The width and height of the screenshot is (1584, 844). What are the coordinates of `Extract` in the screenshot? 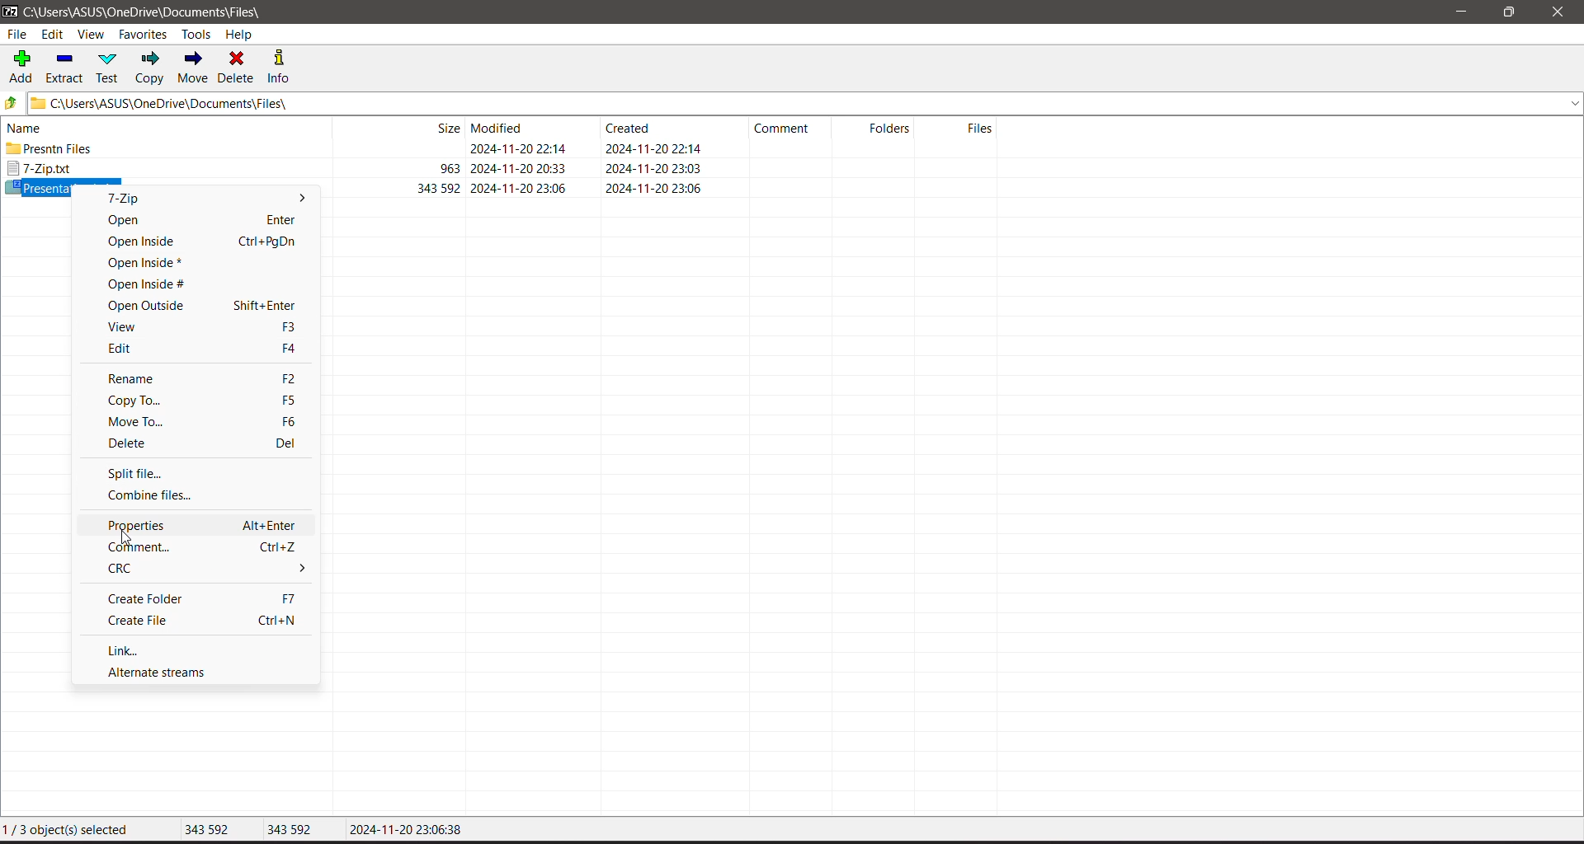 It's located at (65, 66).